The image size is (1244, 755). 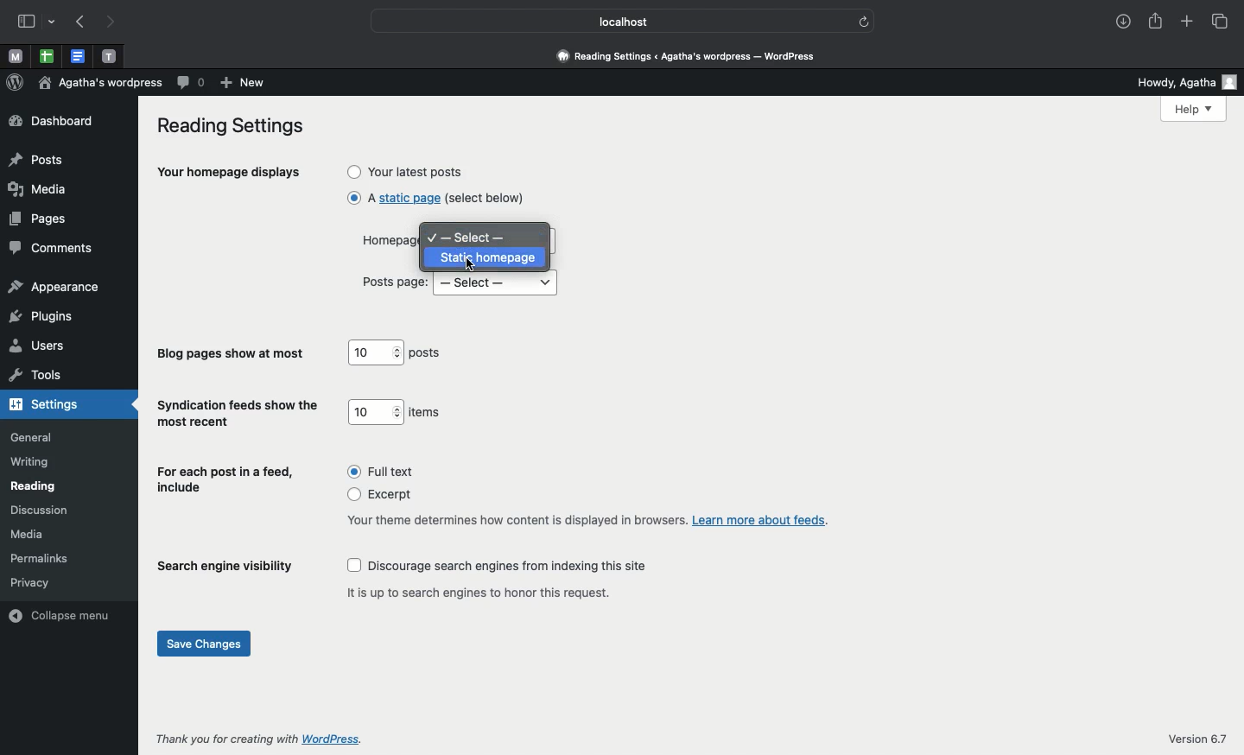 What do you see at coordinates (39, 511) in the screenshot?
I see `discussion` at bounding box center [39, 511].